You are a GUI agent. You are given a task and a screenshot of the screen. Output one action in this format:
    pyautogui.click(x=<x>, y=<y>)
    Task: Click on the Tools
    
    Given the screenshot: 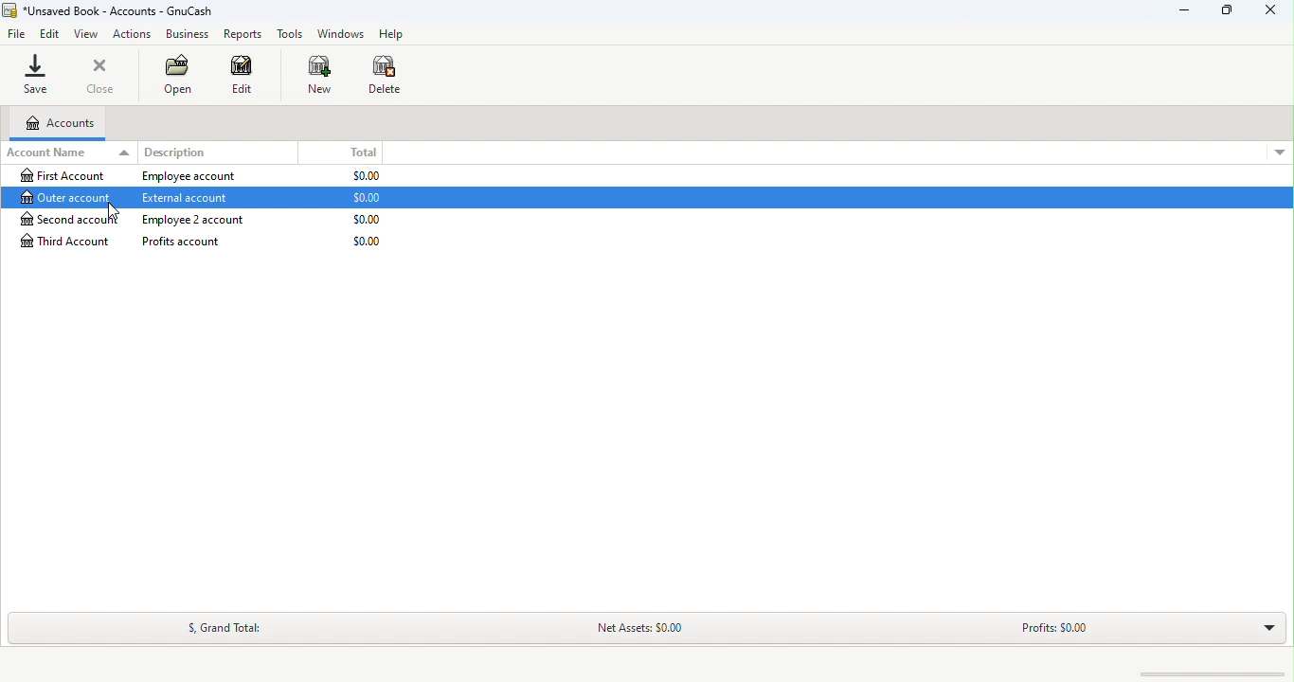 What is the action you would take?
    pyautogui.click(x=289, y=33)
    